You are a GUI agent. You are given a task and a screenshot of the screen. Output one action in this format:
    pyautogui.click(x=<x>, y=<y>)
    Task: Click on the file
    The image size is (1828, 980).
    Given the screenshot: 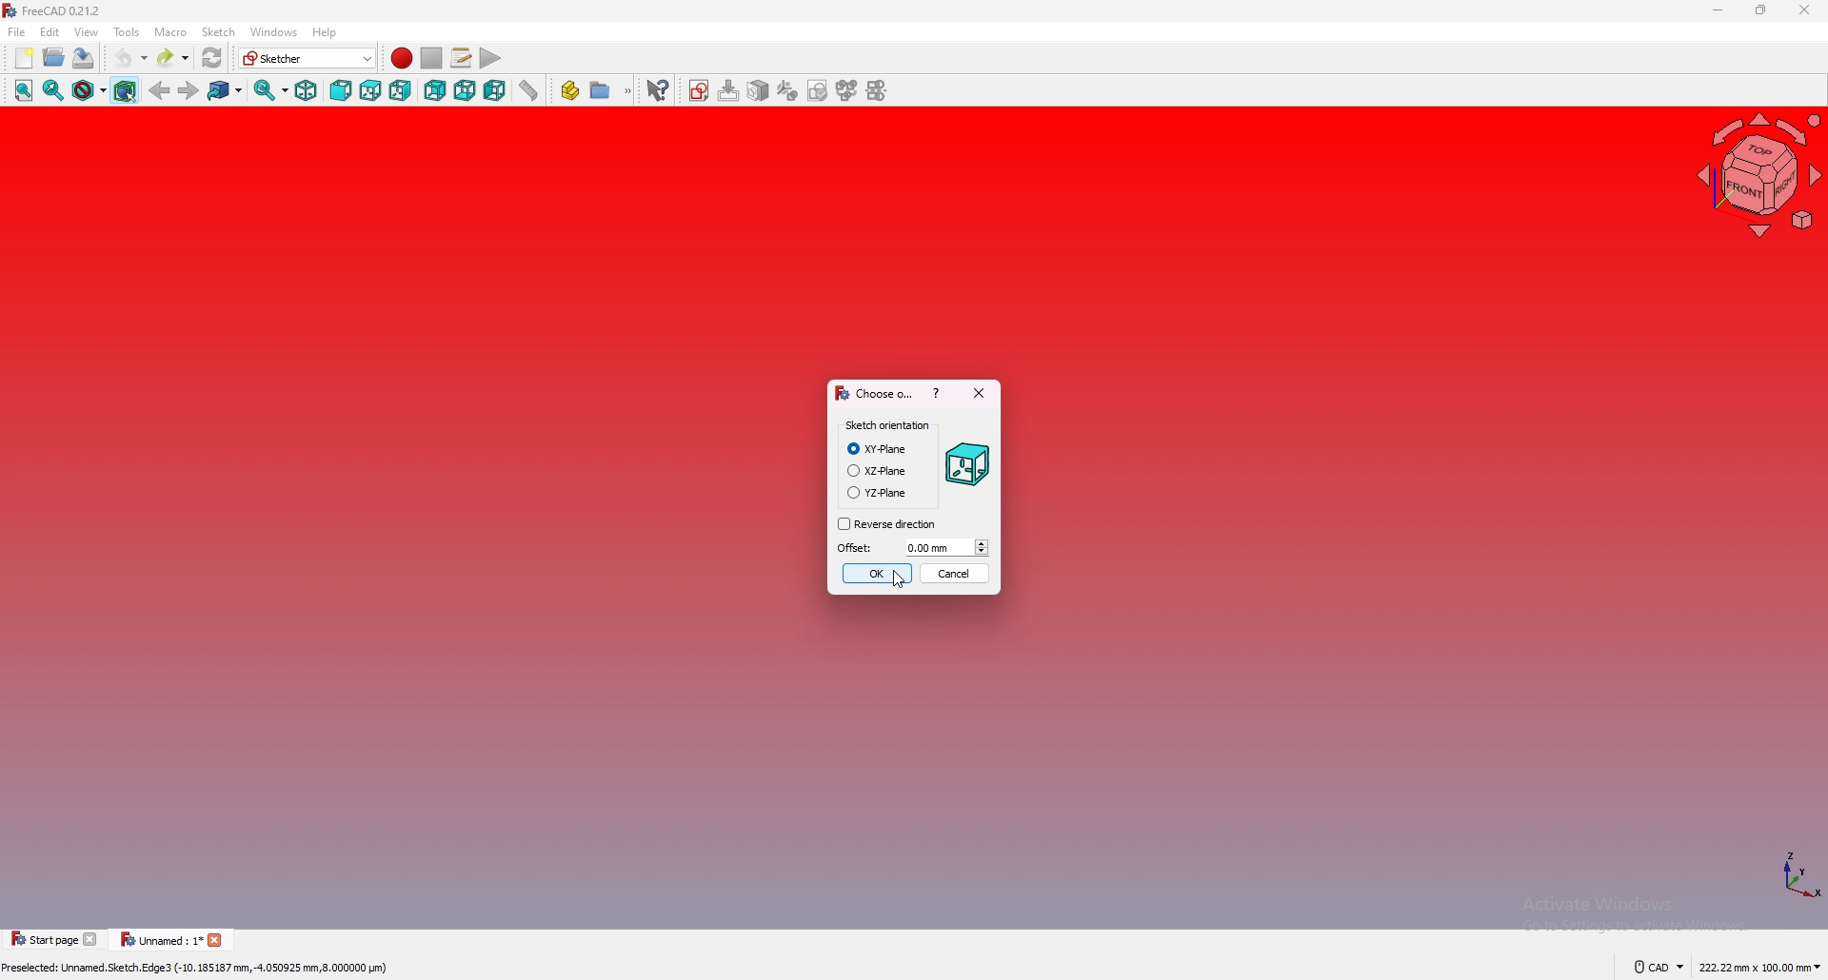 What is the action you would take?
    pyautogui.click(x=17, y=31)
    